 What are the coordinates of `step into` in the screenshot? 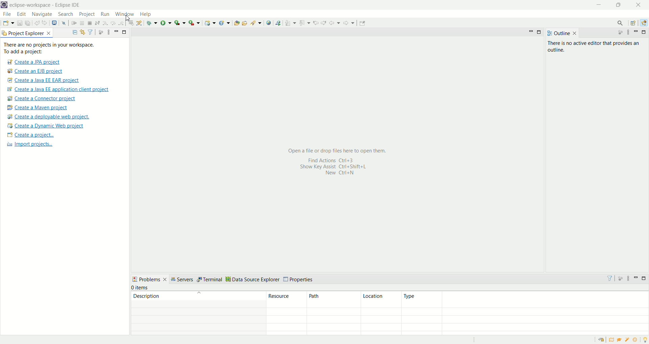 It's located at (105, 22).